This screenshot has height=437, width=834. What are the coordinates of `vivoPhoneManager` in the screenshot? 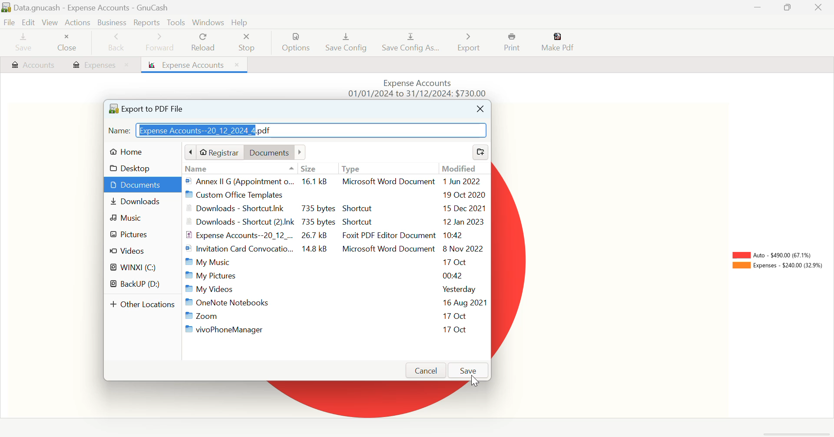 It's located at (334, 330).